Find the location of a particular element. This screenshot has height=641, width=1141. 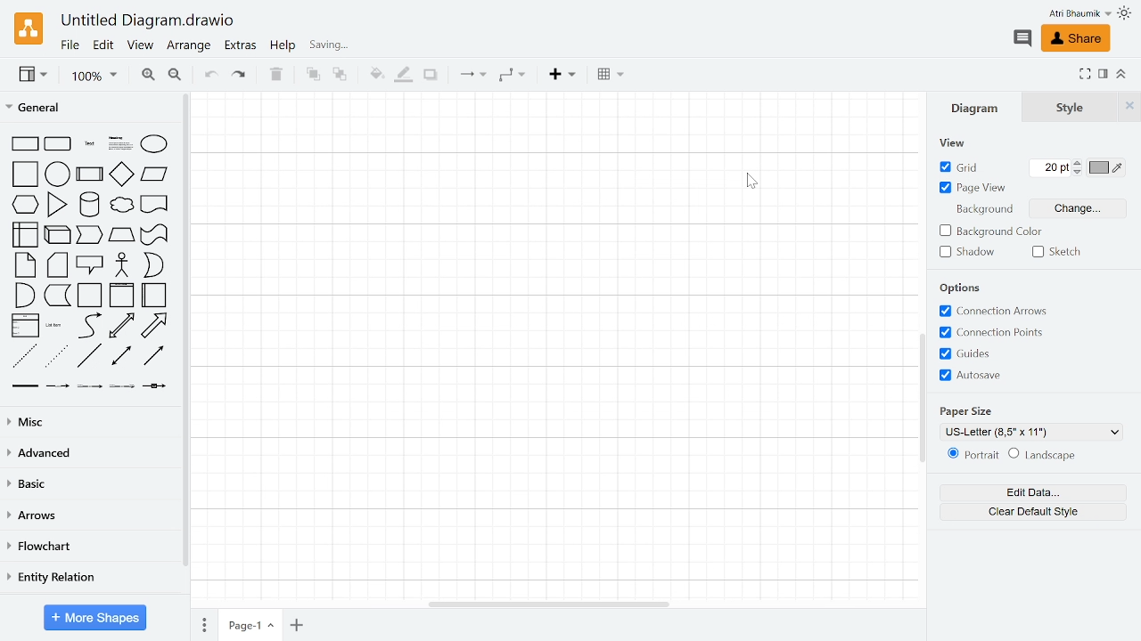

Background is located at coordinates (987, 211).